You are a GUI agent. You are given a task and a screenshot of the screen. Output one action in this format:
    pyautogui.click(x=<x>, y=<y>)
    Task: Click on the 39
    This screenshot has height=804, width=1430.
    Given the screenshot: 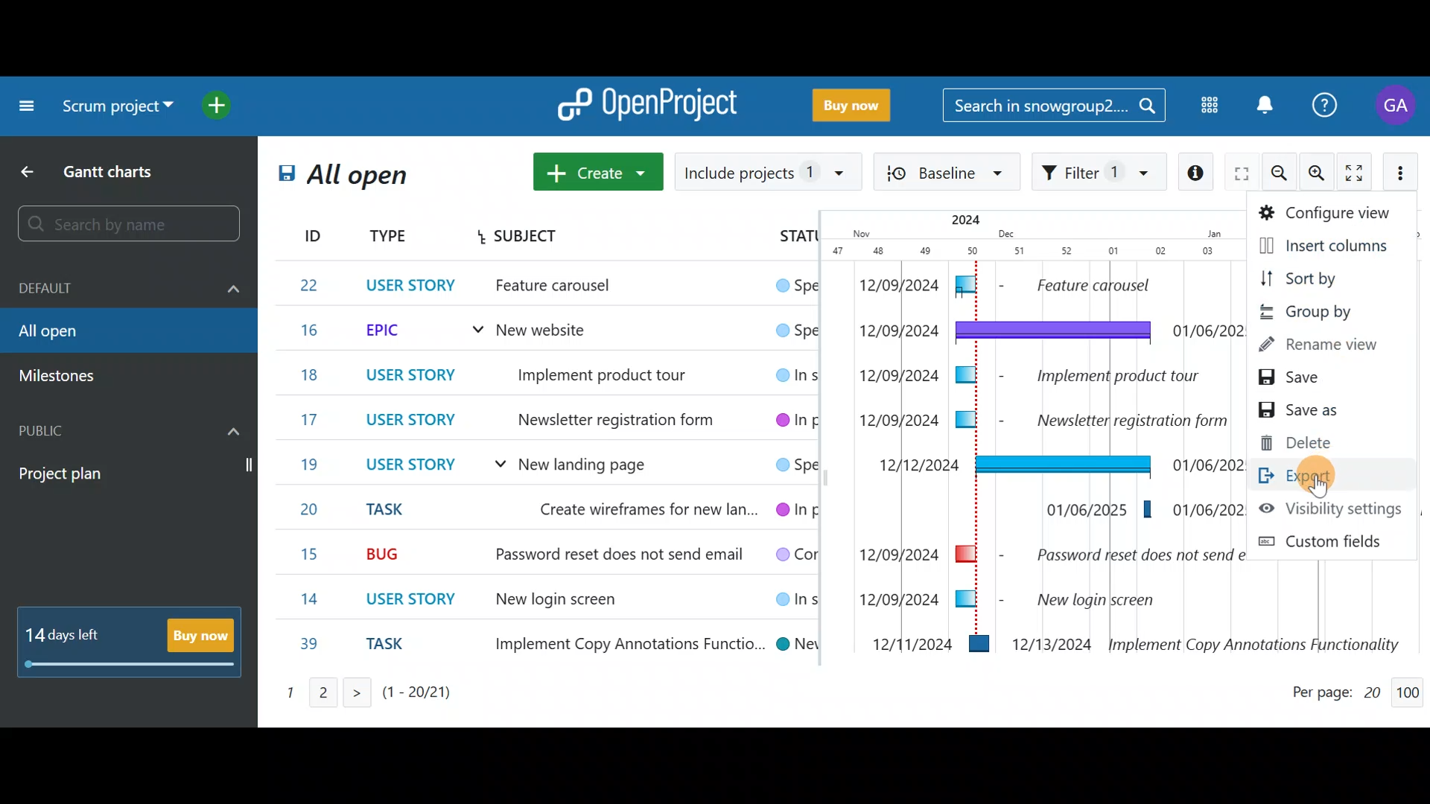 What is the action you would take?
    pyautogui.click(x=310, y=645)
    